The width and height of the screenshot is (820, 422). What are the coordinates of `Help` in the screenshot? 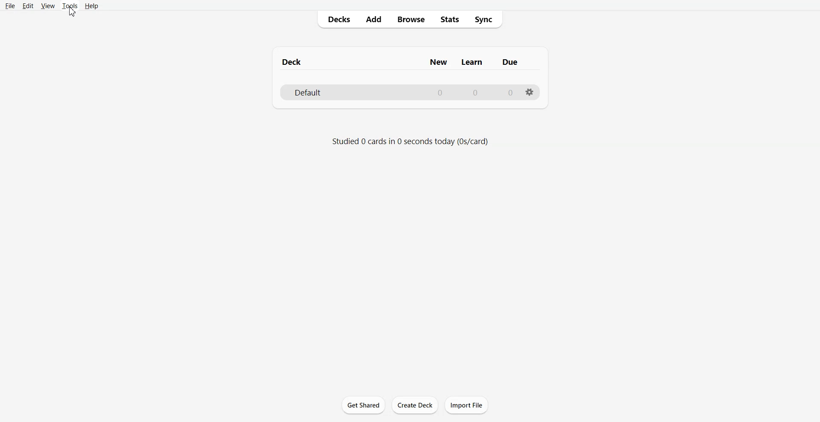 It's located at (91, 6).